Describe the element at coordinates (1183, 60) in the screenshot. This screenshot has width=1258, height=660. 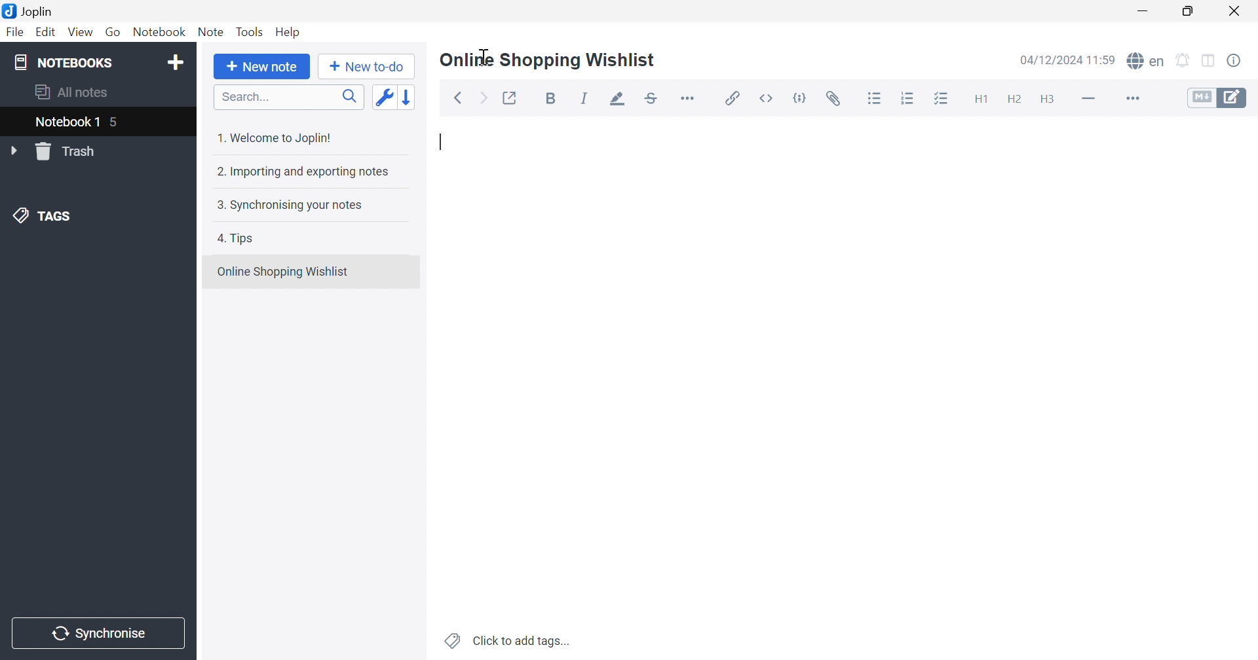
I see `Set alarm` at that location.